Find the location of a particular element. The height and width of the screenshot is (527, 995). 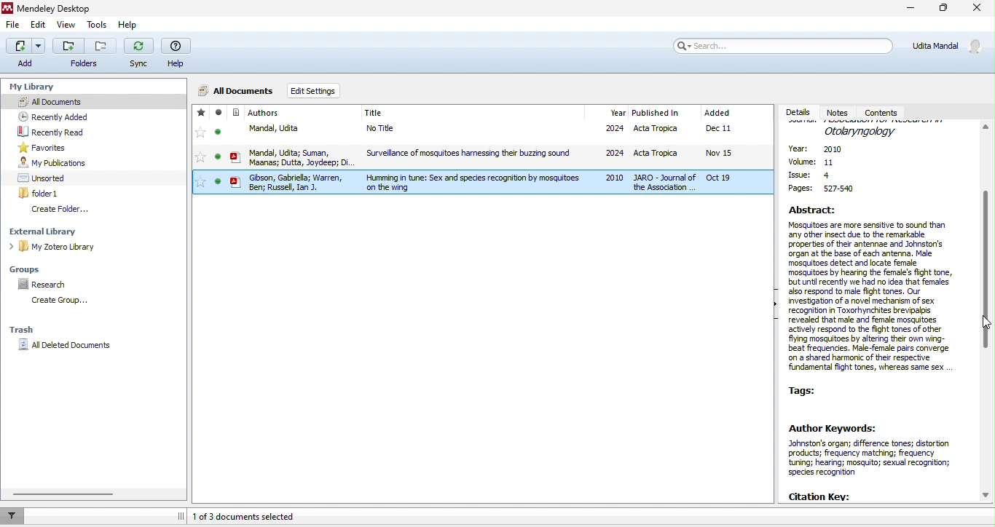

file is located at coordinates (509, 156).